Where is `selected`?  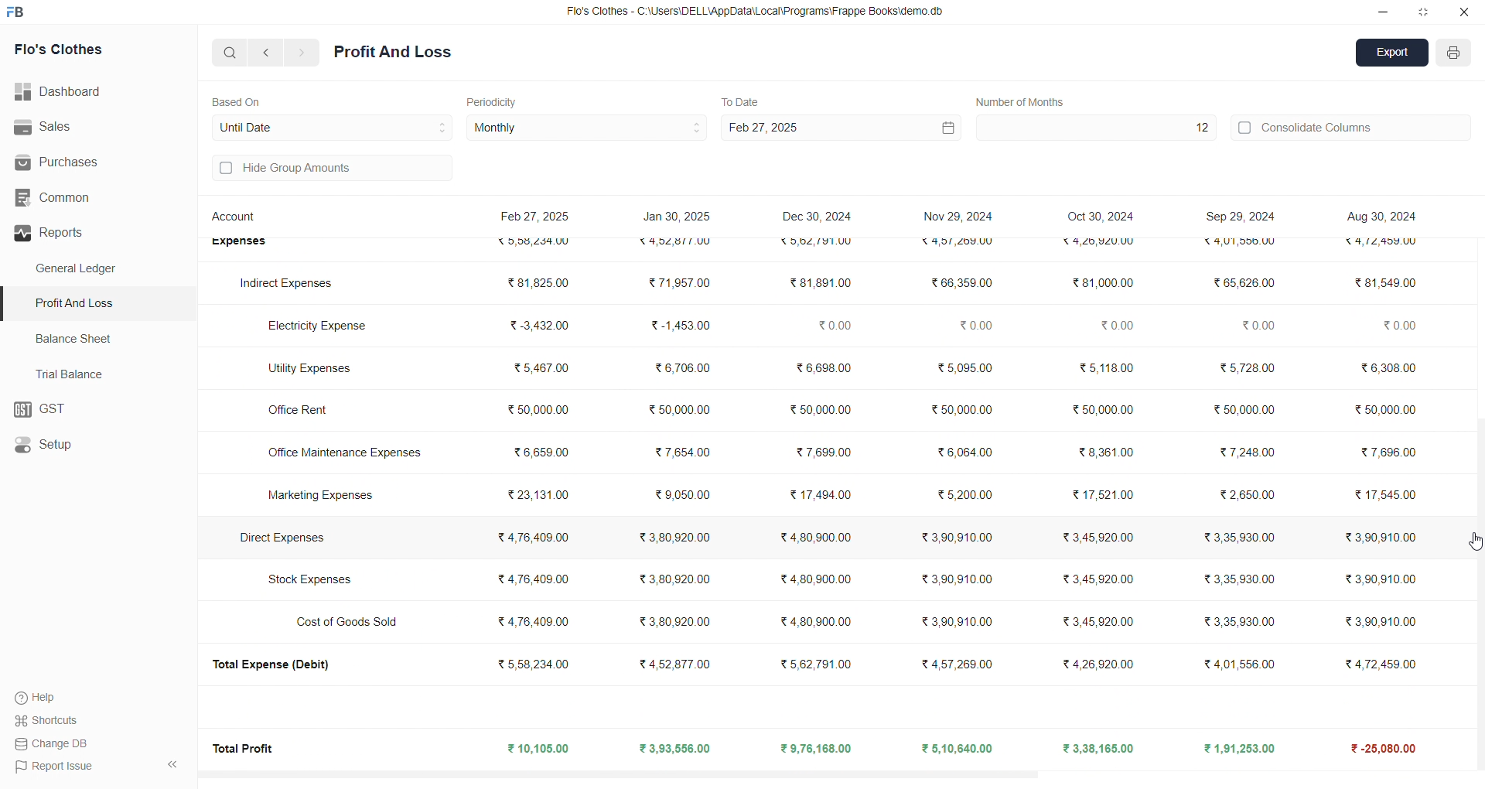
selected is located at coordinates (9, 304).